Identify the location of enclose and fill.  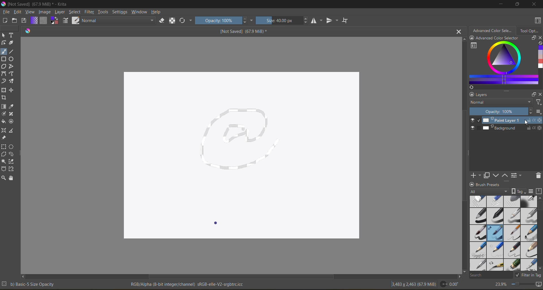
(12, 122).